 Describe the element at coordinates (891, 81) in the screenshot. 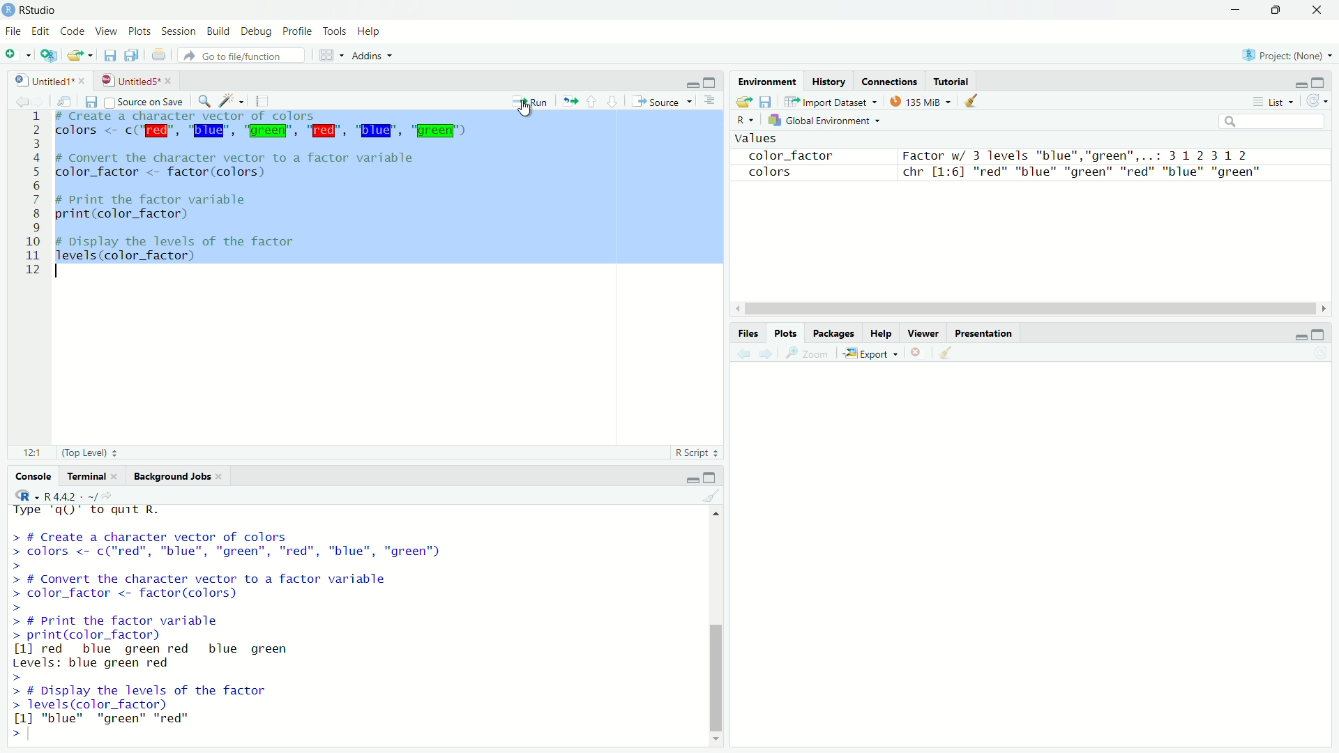

I see `Connections` at that location.